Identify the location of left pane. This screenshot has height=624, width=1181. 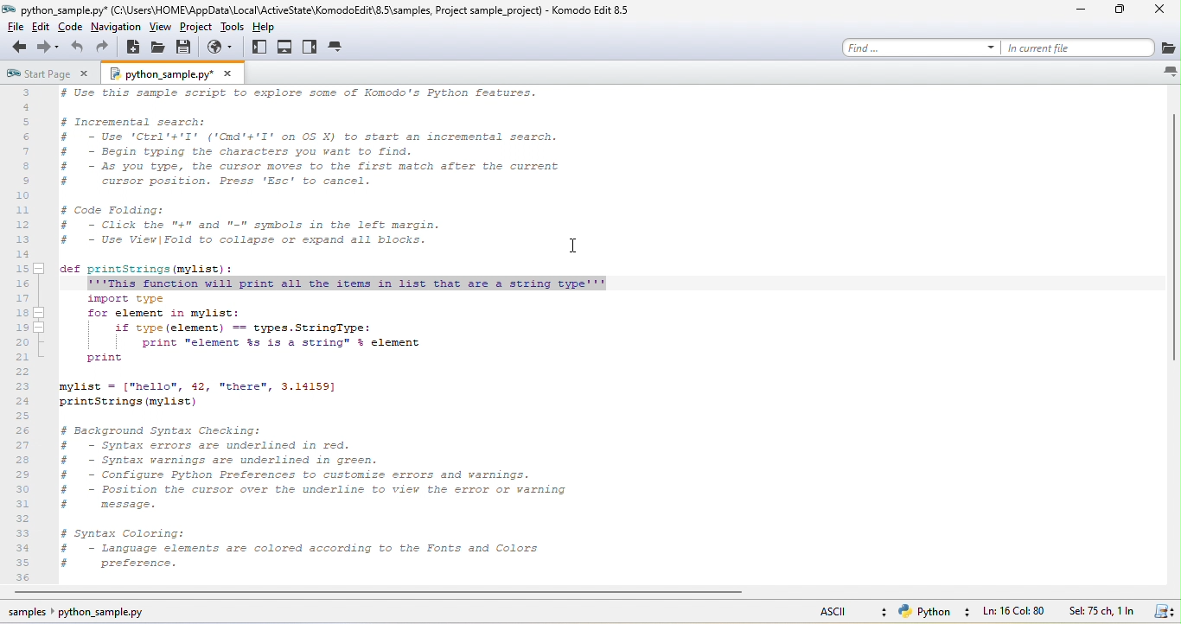
(259, 52).